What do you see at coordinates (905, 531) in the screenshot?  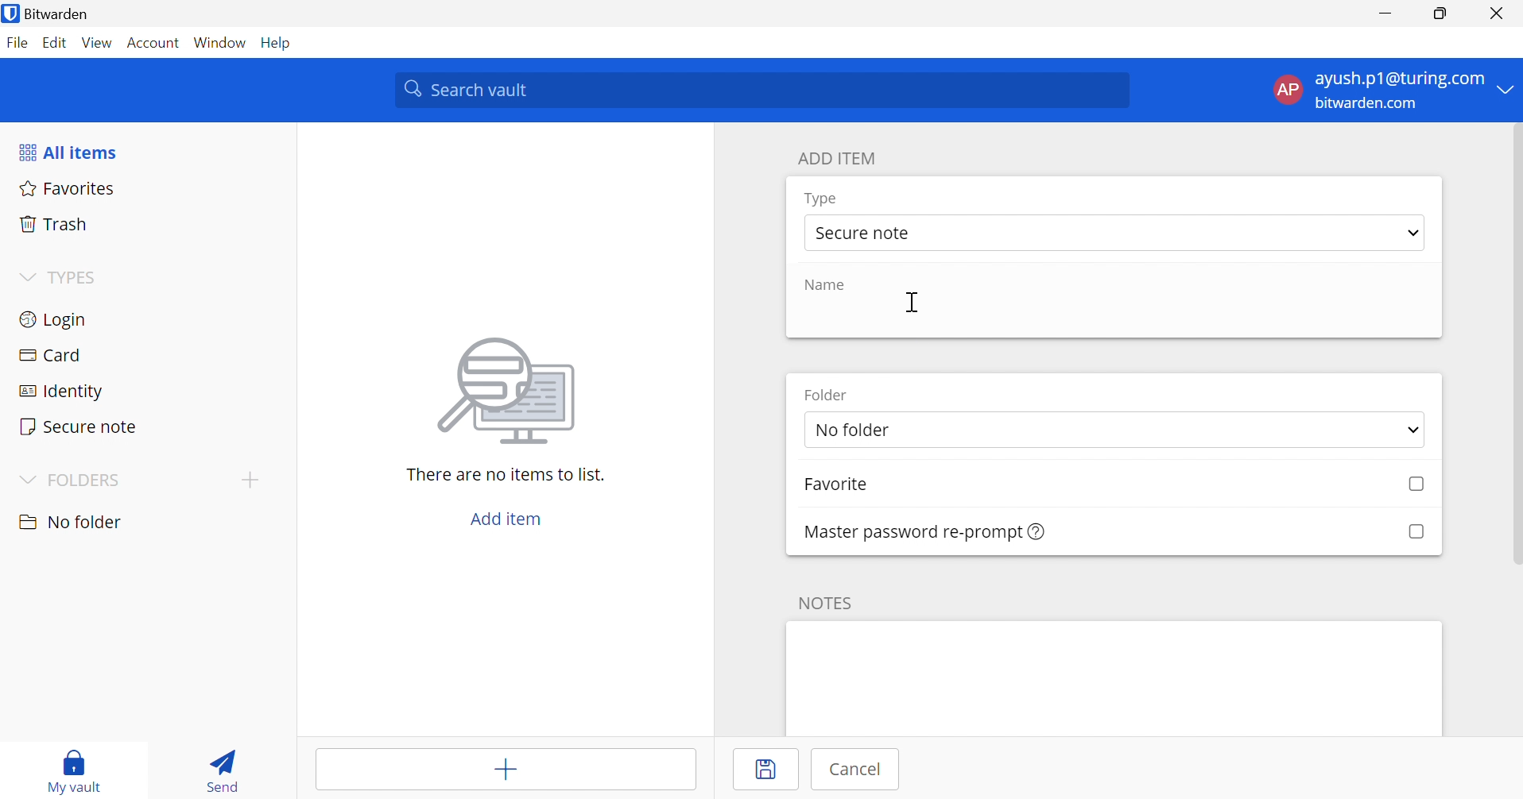 I see `Master password re-prompt @` at bounding box center [905, 531].